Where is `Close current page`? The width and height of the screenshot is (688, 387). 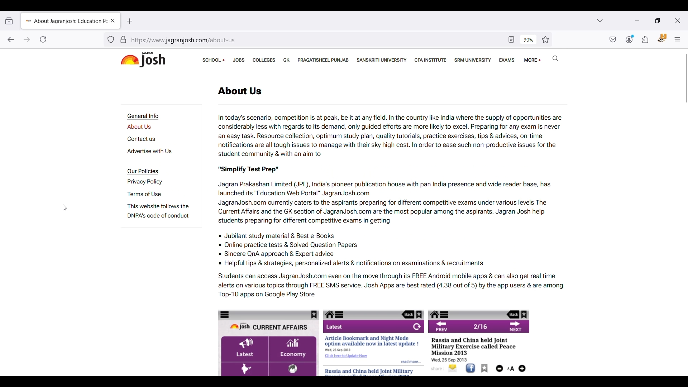 Close current page is located at coordinates (111, 20).